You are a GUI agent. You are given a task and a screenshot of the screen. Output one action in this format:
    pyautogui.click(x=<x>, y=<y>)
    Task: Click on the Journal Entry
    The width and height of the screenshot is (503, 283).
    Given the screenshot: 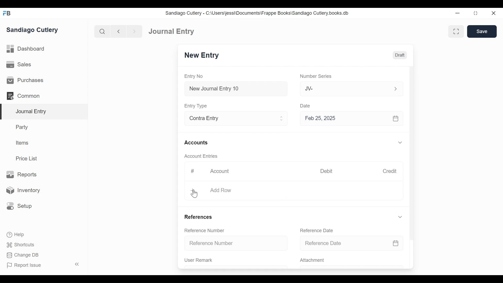 What is the action you would take?
    pyautogui.click(x=44, y=112)
    